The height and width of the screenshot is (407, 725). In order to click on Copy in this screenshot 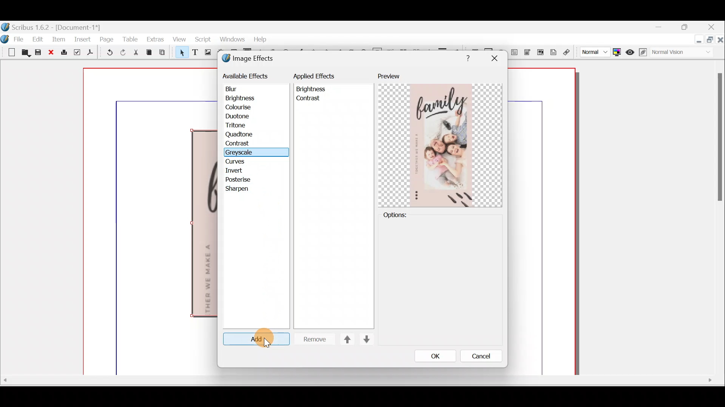, I will do `click(151, 53)`.